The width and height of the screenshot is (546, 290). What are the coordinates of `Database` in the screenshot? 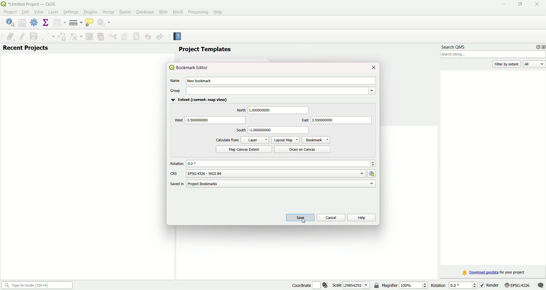 It's located at (145, 12).